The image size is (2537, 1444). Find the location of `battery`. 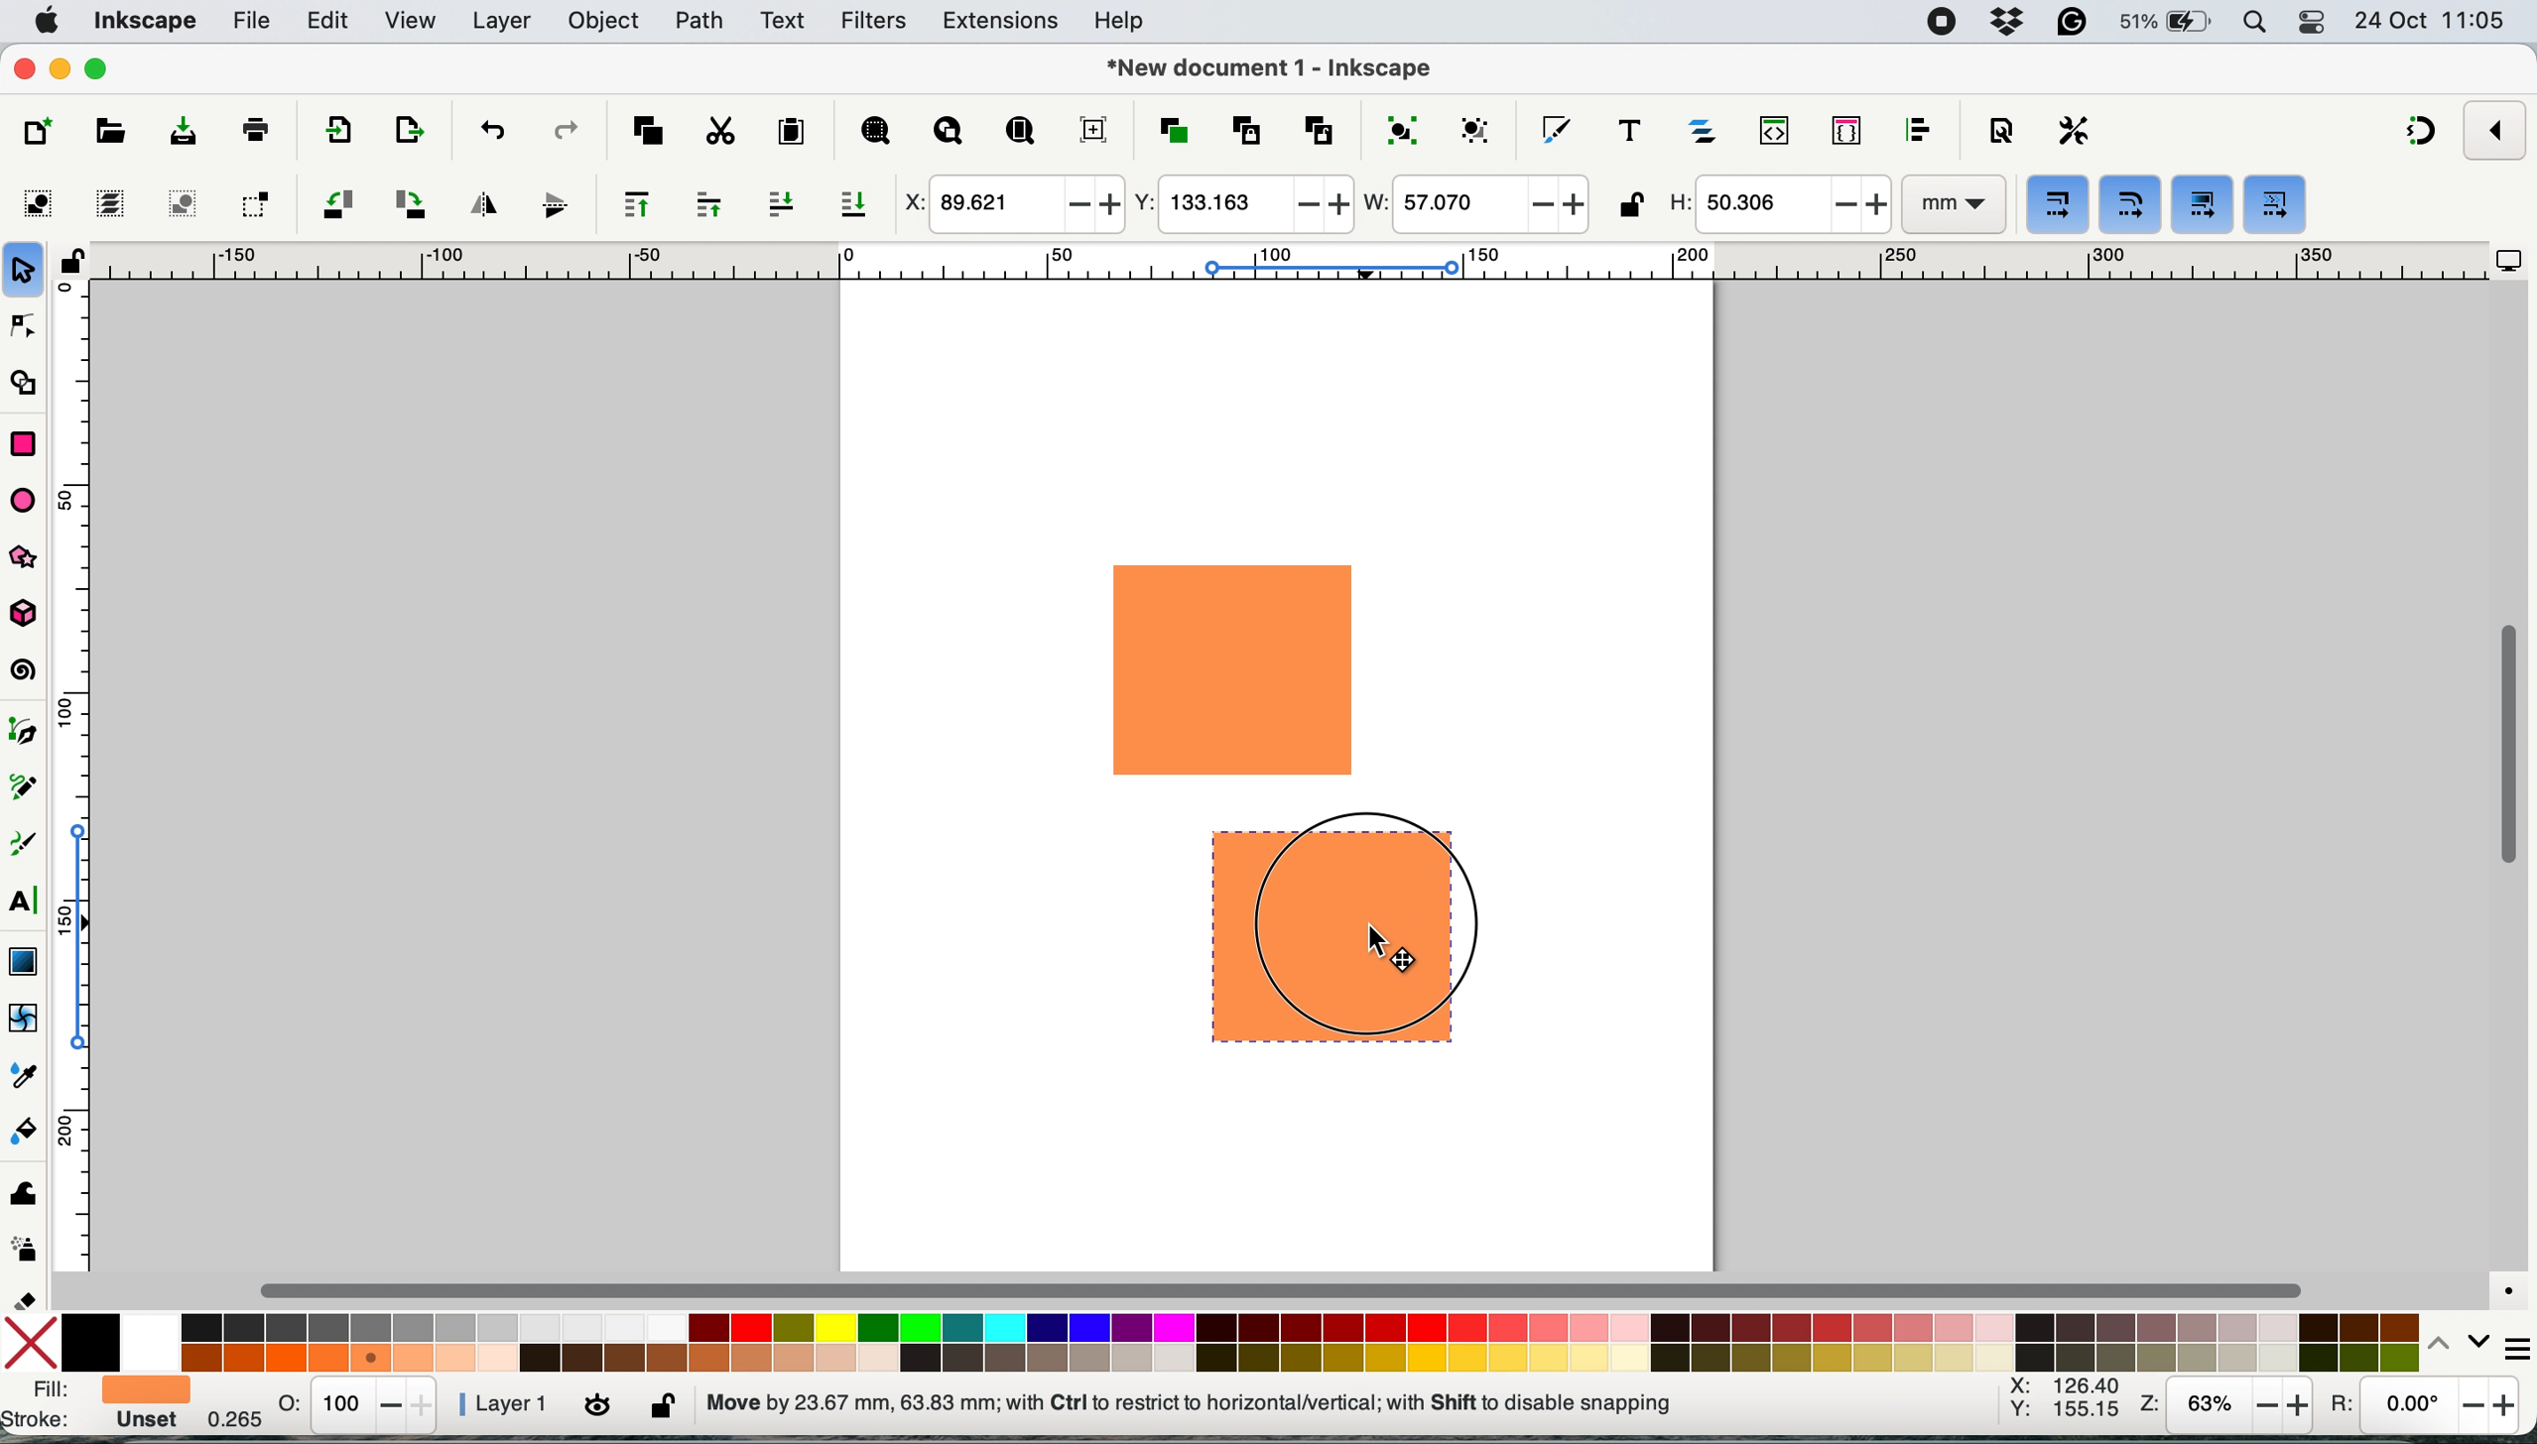

battery is located at coordinates (2167, 22).